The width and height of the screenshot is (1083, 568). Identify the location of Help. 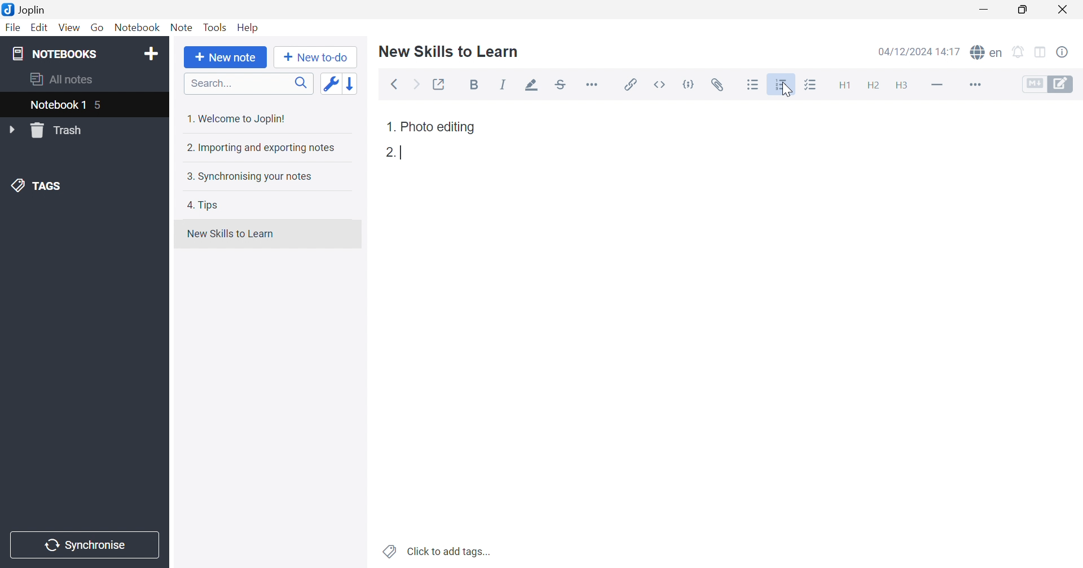
(249, 28).